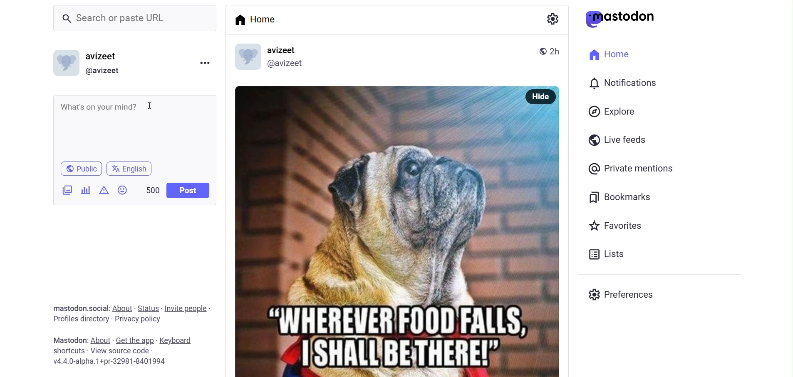 This screenshot has width=793, height=377. Describe the element at coordinates (626, 294) in the screenshot. I see `Preferences` at that location.